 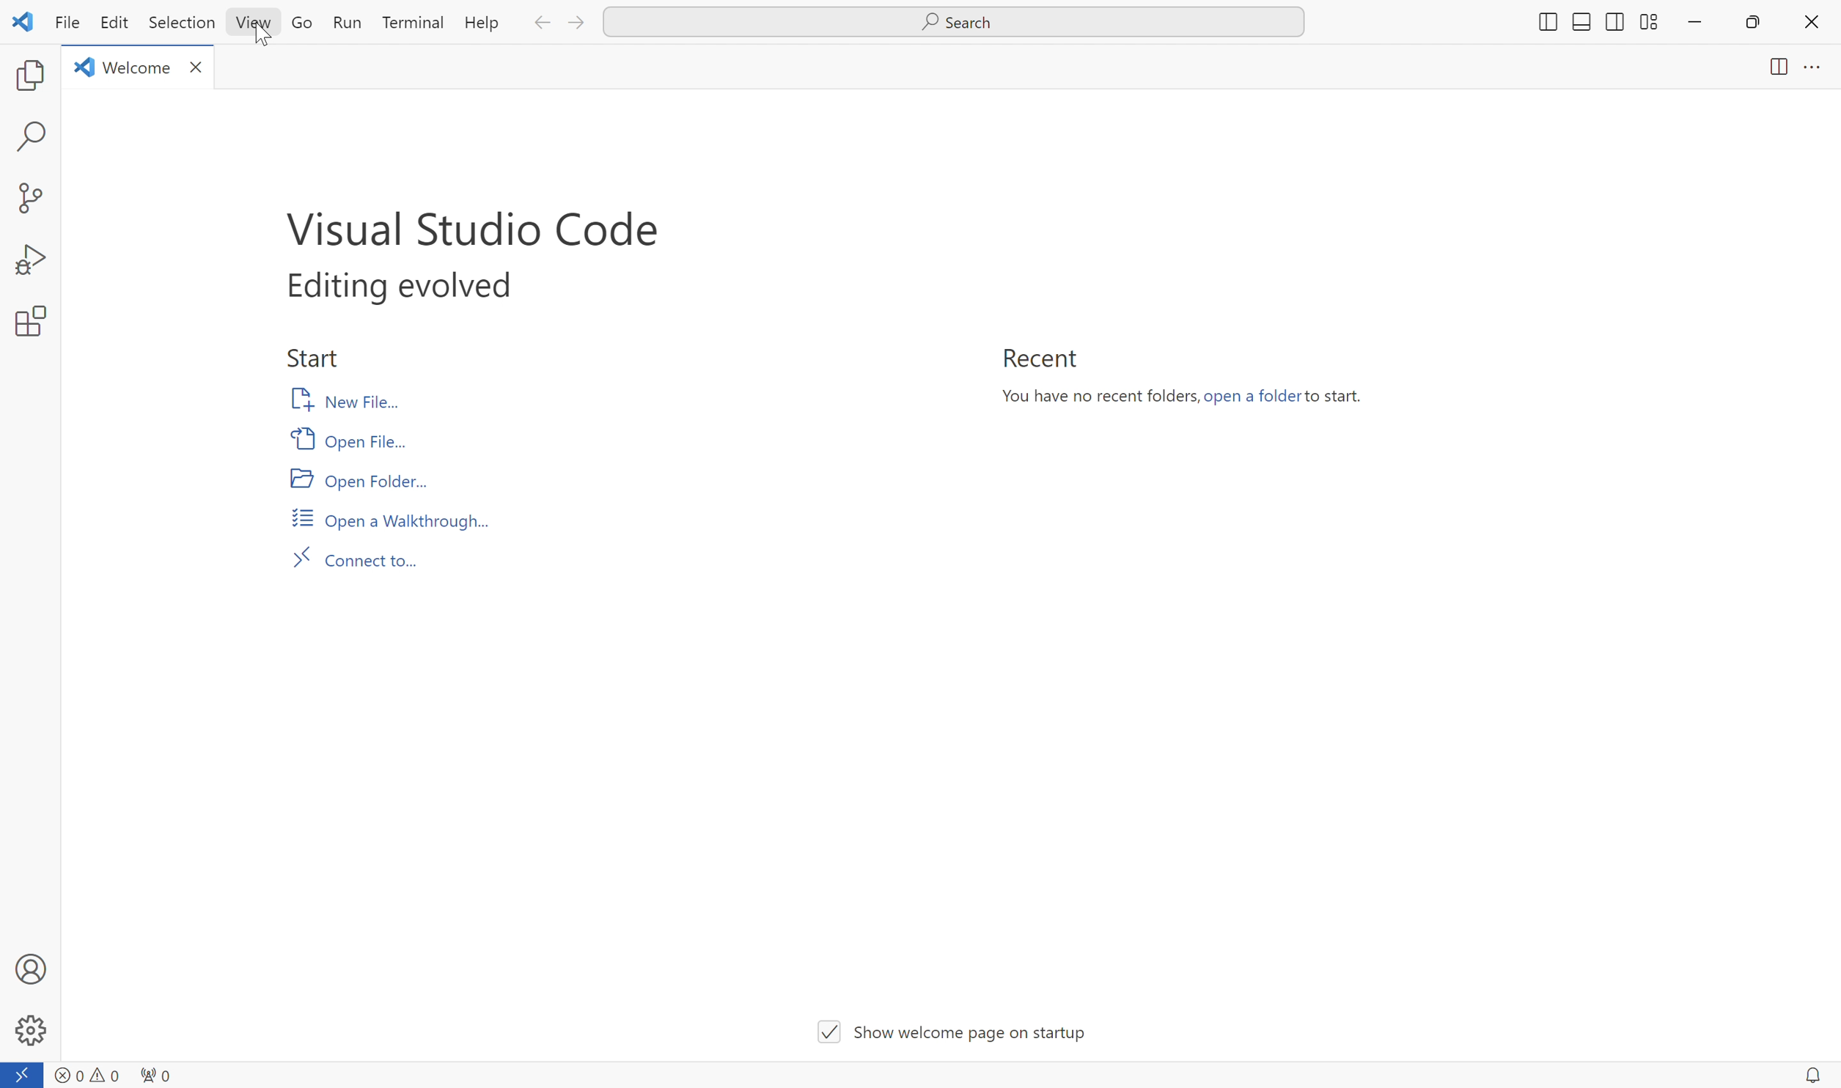 I want to click on close, so click(x=199, y=70).